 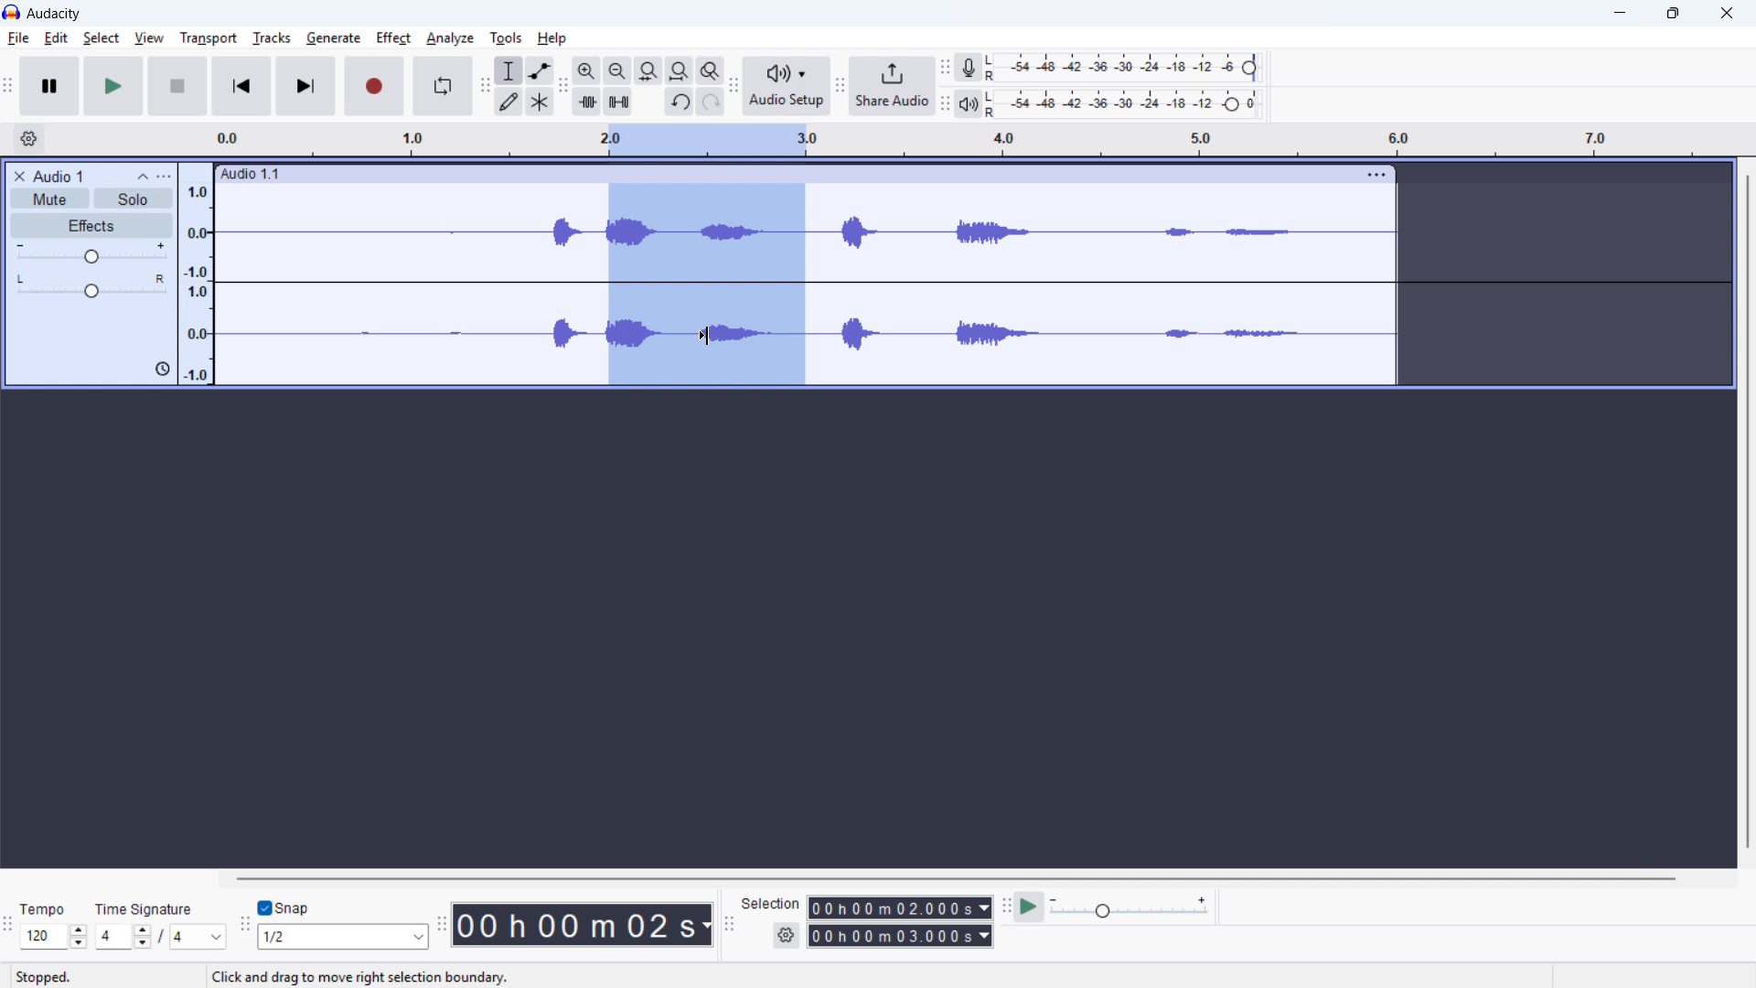 I want to click on Share audio, so click(x=893, y=87).